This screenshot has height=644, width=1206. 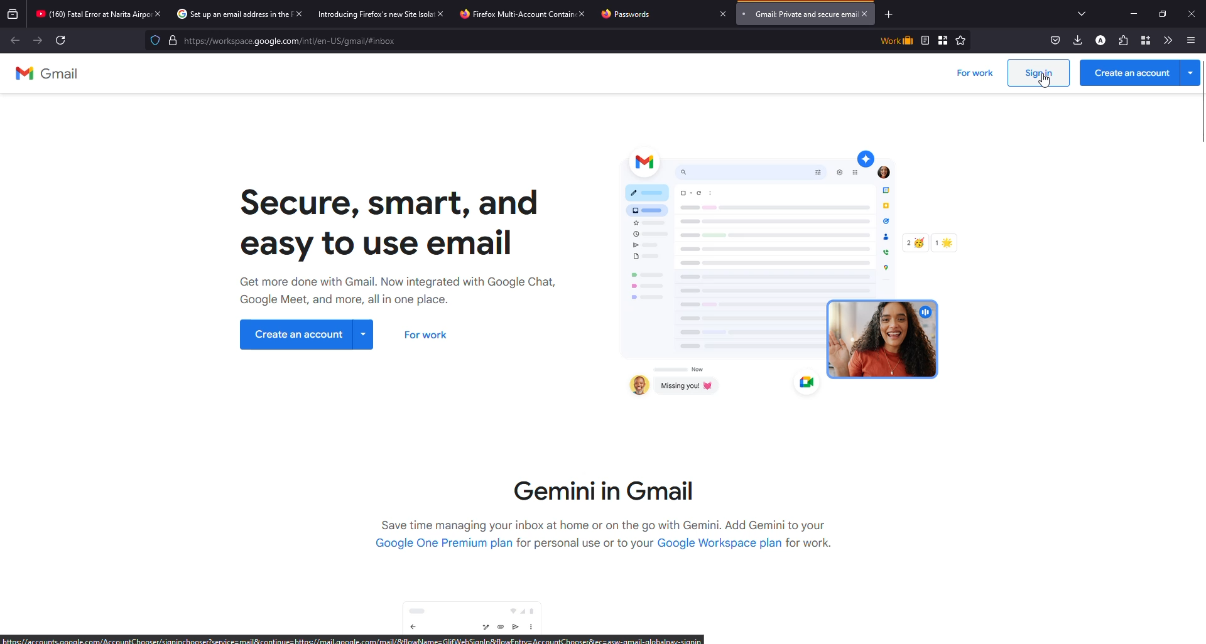 I want to click on close, so click(x=158, y=14).